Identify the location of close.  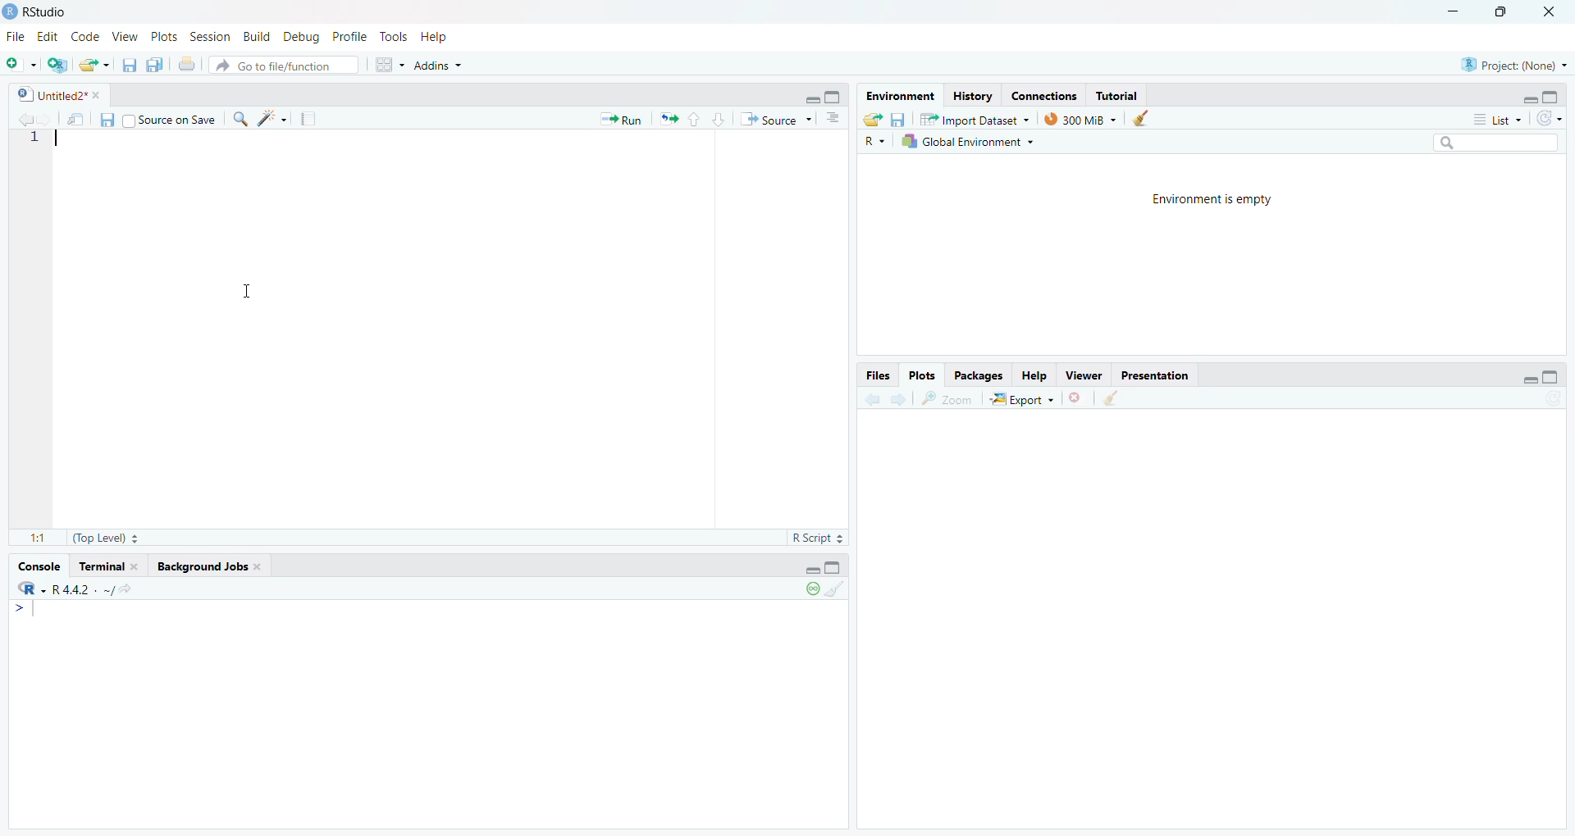
(1544, 14).